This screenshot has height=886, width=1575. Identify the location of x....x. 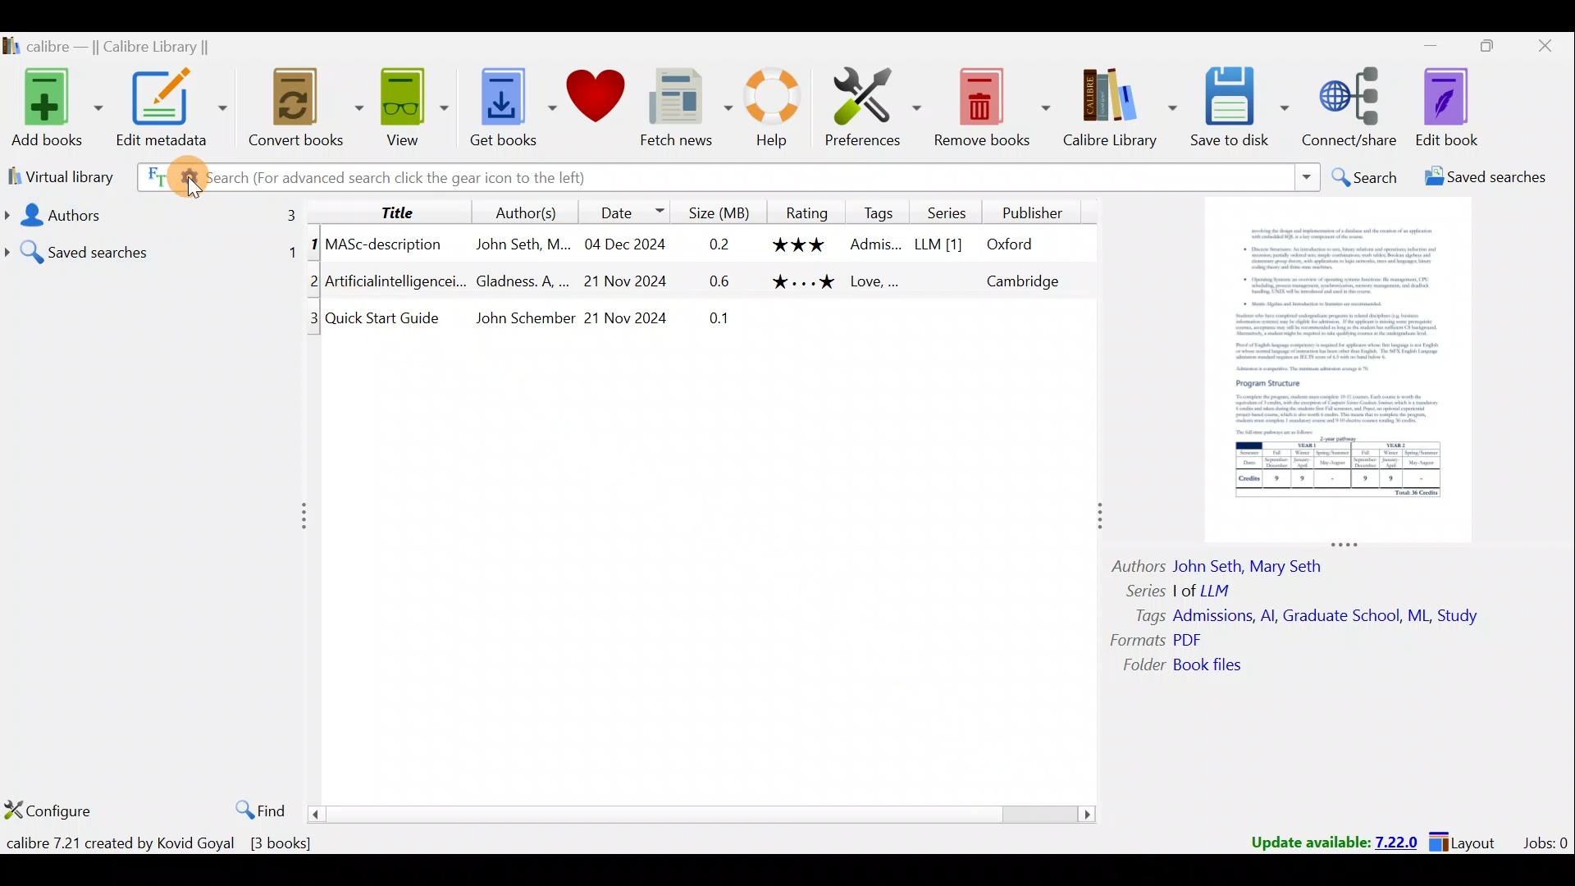
(801, 285).